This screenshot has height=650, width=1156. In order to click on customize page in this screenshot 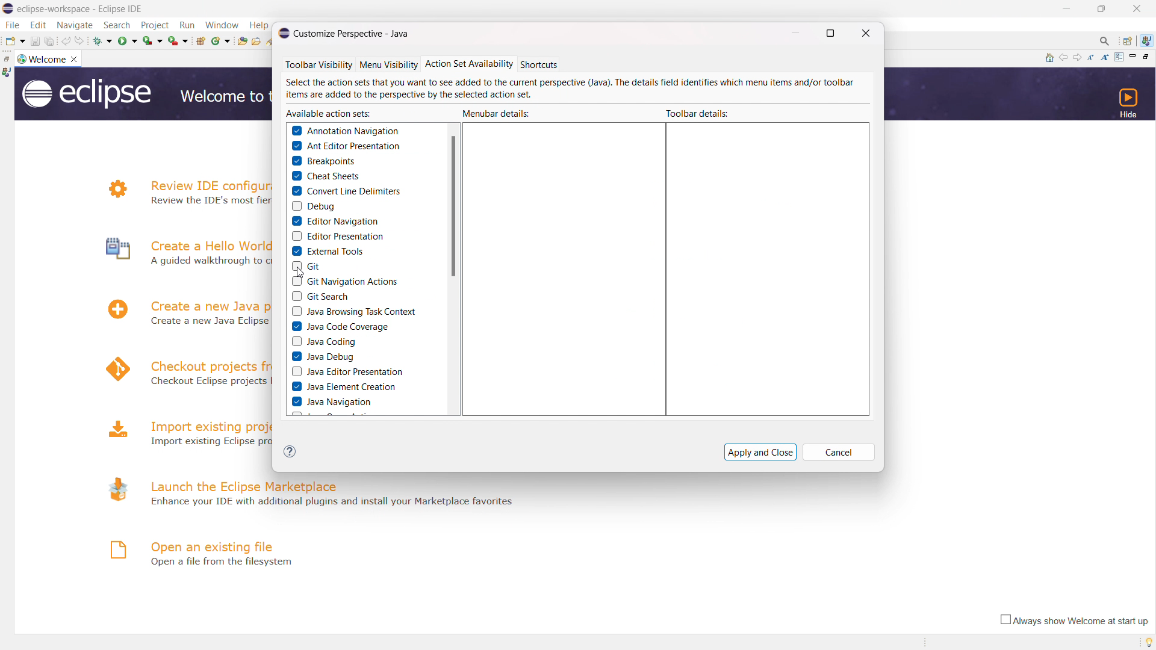, I will do `click(1119, 57)`.